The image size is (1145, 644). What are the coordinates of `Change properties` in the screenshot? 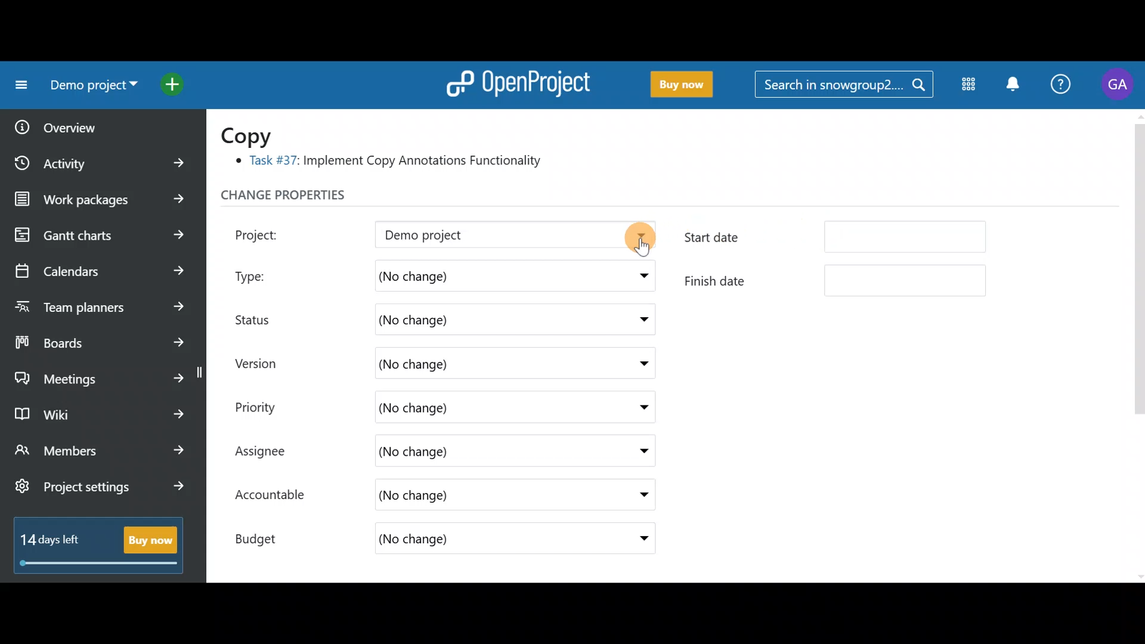 It's located at (307, 198).